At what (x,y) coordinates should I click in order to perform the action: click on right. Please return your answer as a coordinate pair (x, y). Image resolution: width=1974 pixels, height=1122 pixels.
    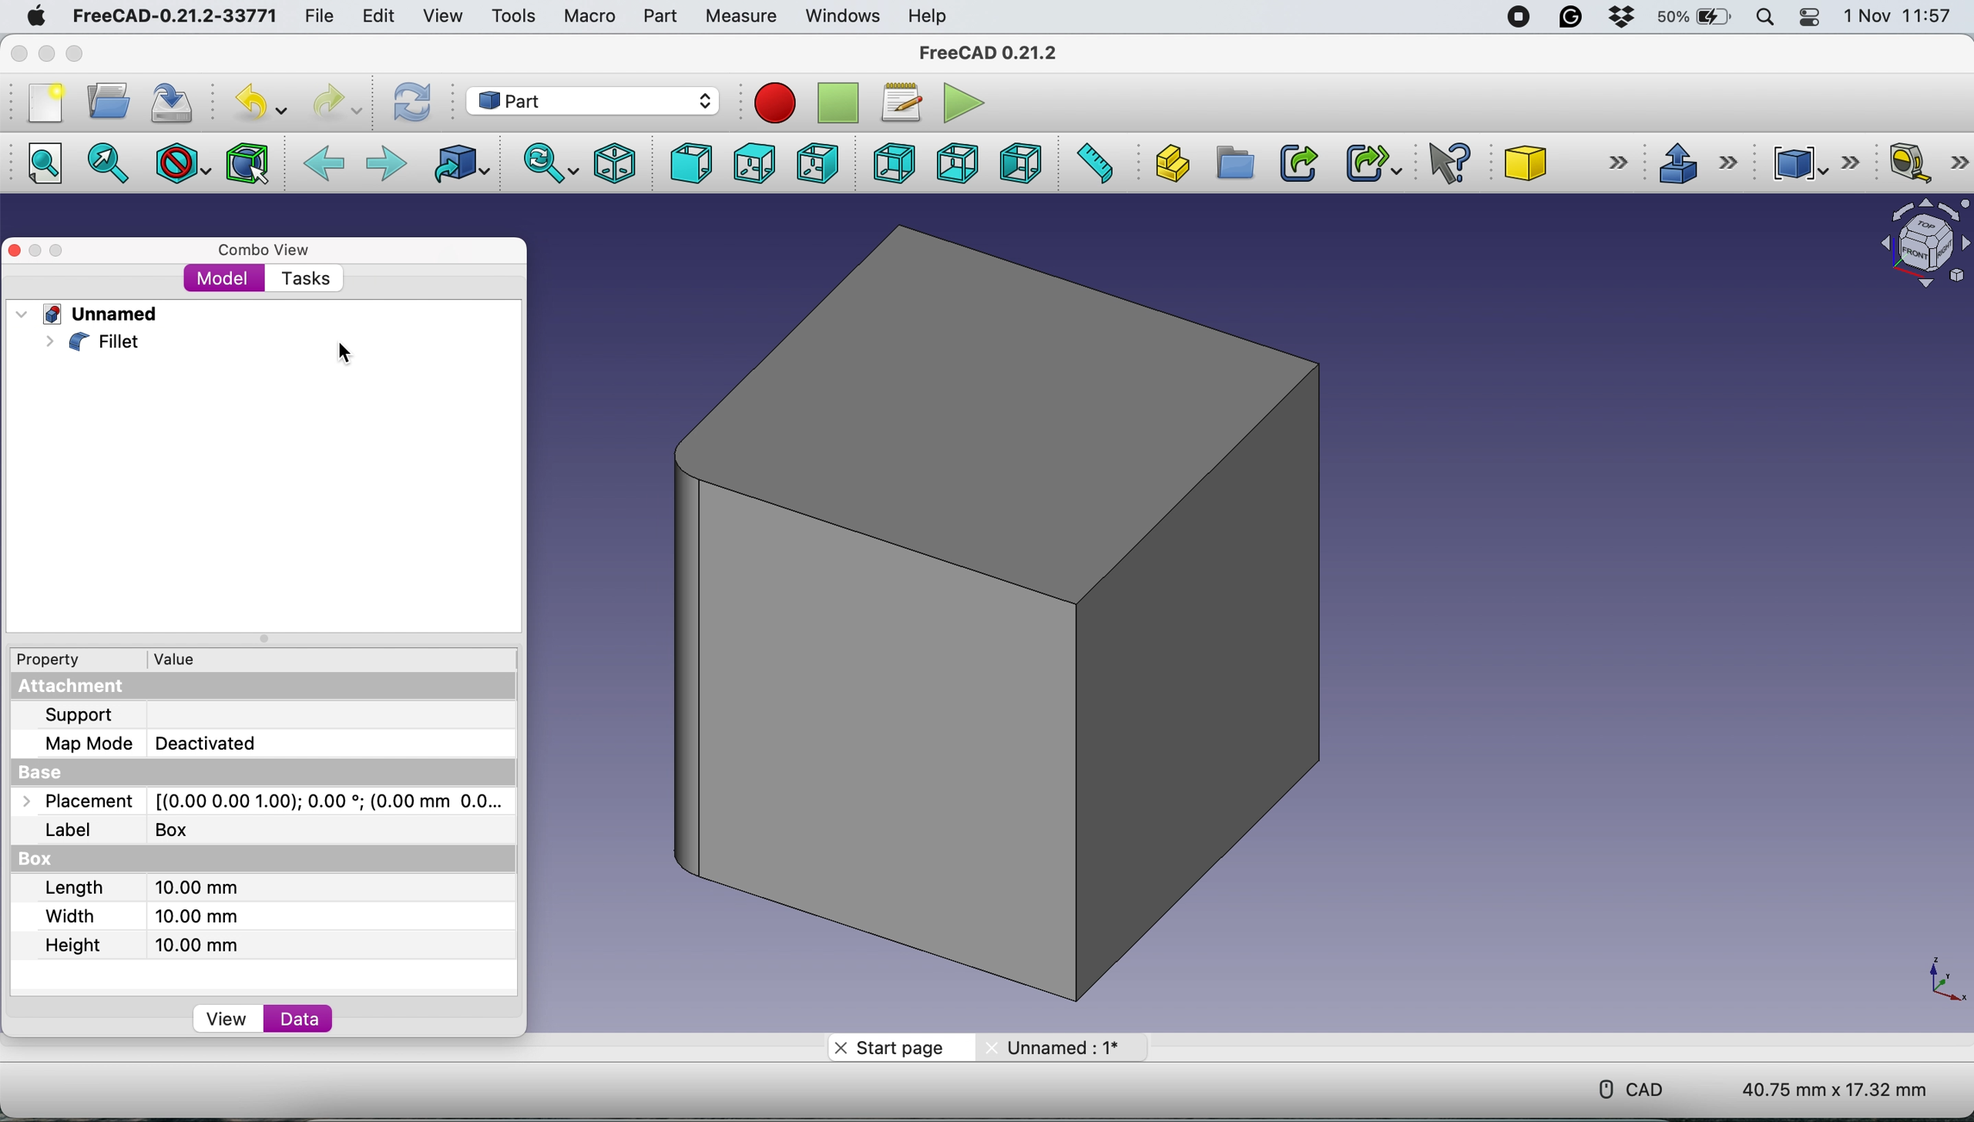
    Looking at the image, I should click on (818, 162).